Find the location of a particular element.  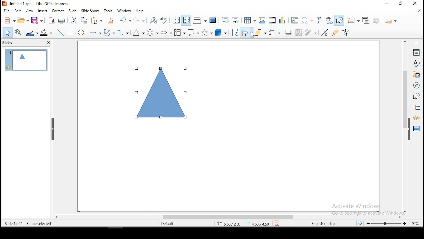

charts is located at coordinates (283, 20).